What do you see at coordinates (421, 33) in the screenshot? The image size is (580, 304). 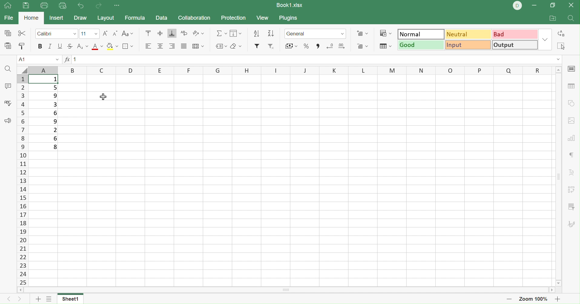 I see `Normal` at bounding box center [421, 33].